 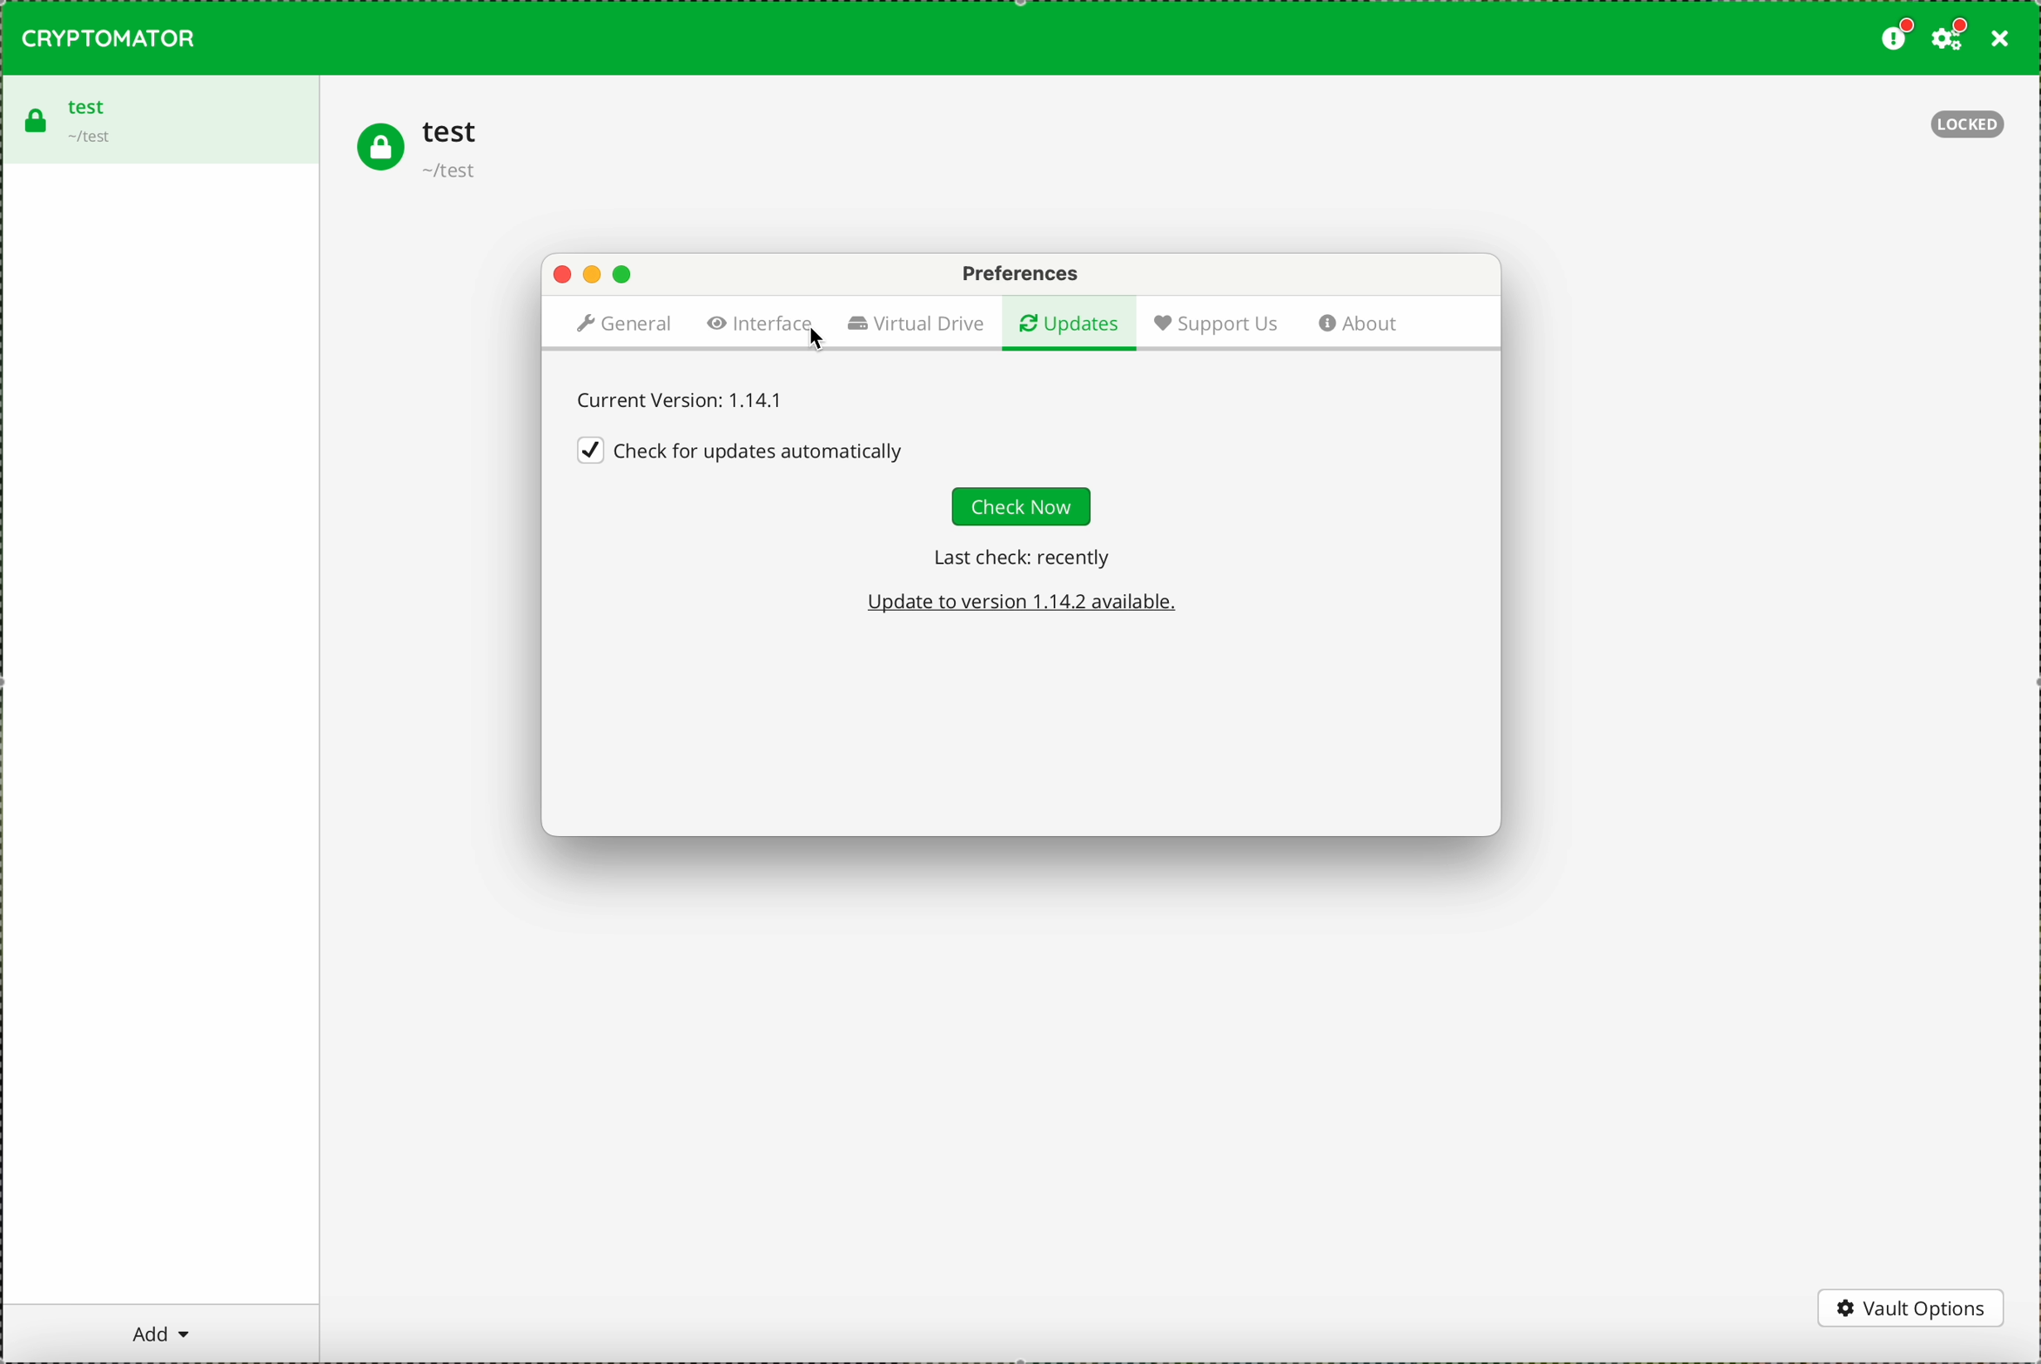 What do you see at coordinates (1915, 1306) in the screenshot?
I see `vault options` at bounding box center [1915, 1306].